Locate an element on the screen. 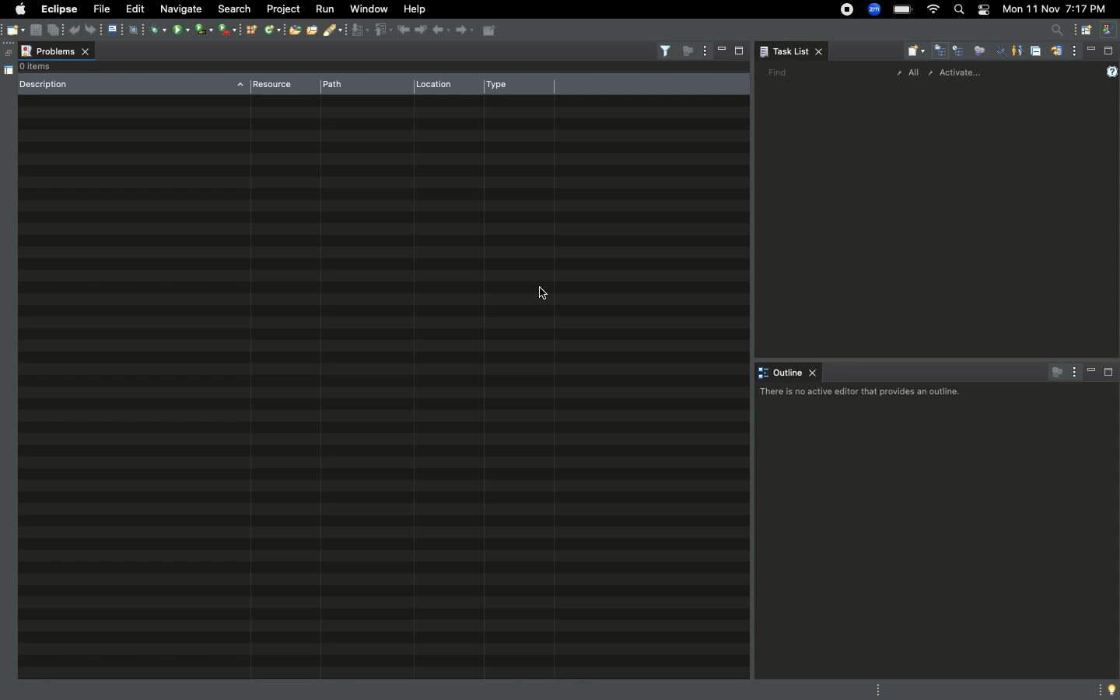  Show tasks UI legend is located at coordinates (1110, 72).